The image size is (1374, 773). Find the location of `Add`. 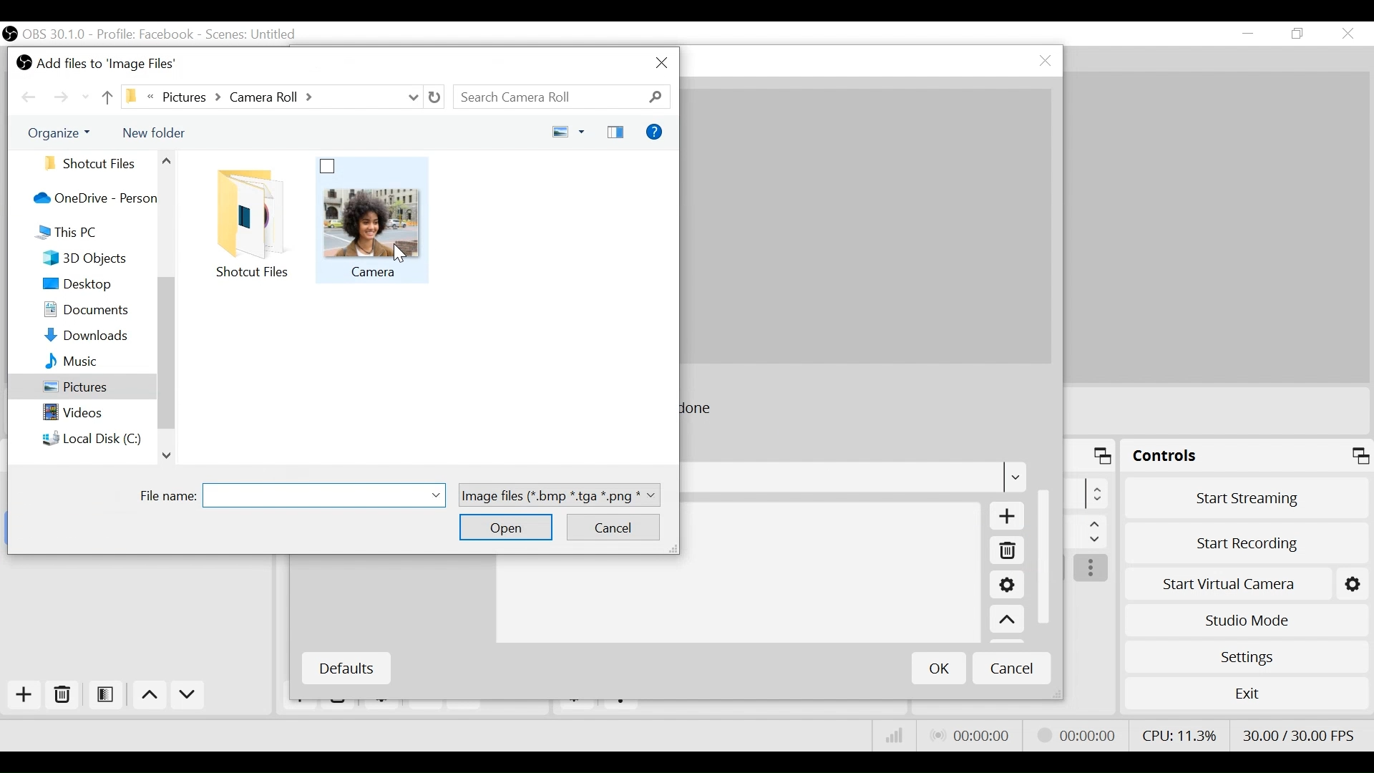

Add is located at coordinates (1004, 517).